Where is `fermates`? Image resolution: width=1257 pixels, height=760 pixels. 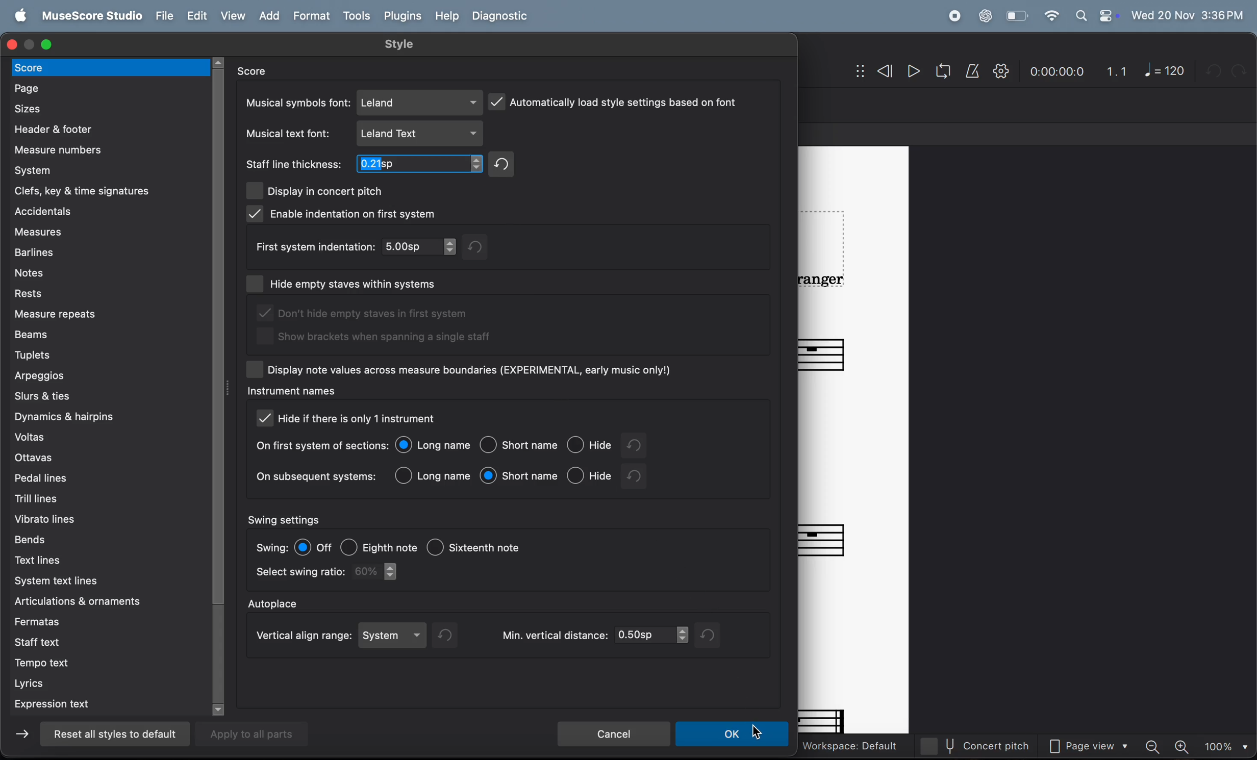
fermates is located at coordinates (105, 620).